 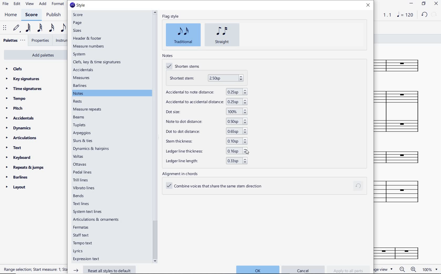 I want to click on Instrument: Bass Harmonica, so click(x=402, y=155).